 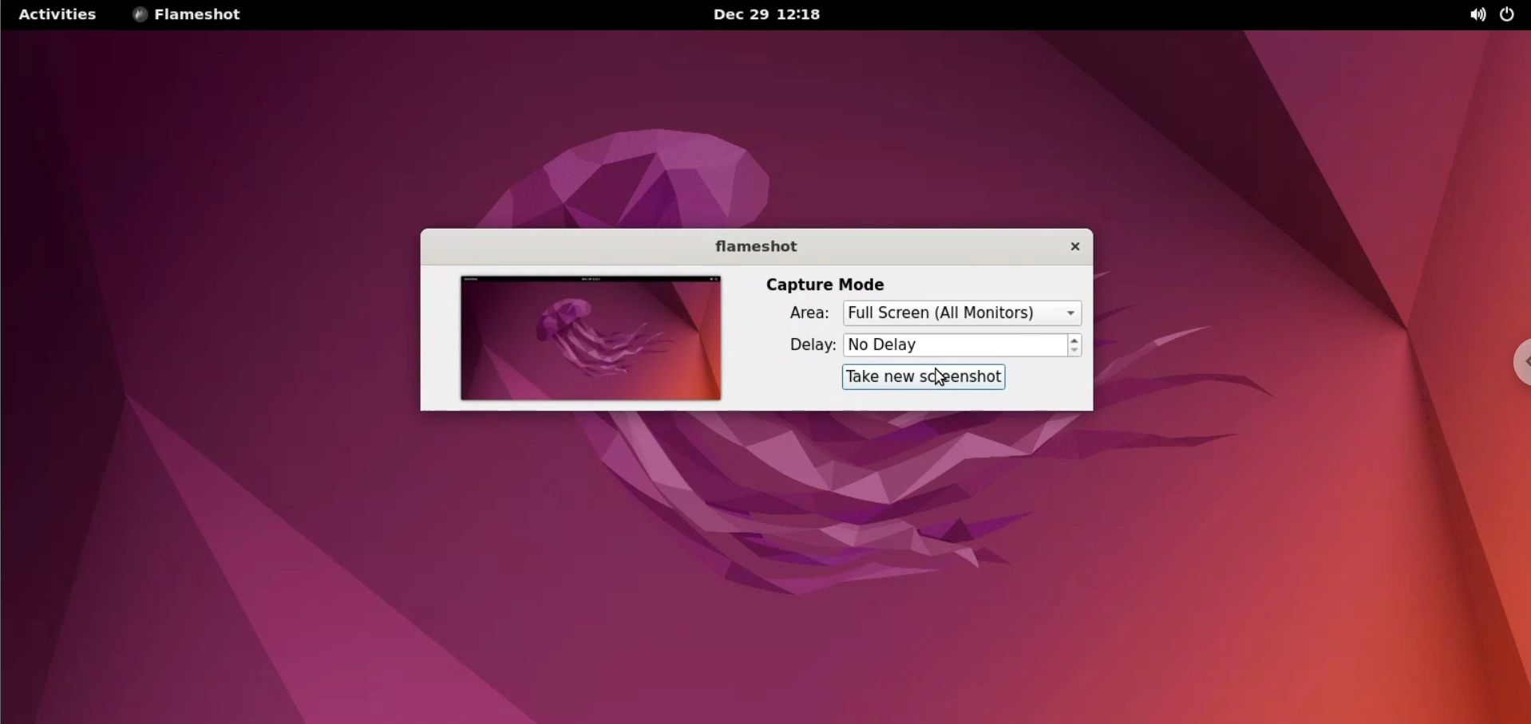 I want to click on Date and time Dec 29 12:18, so click(x=769, y=15).